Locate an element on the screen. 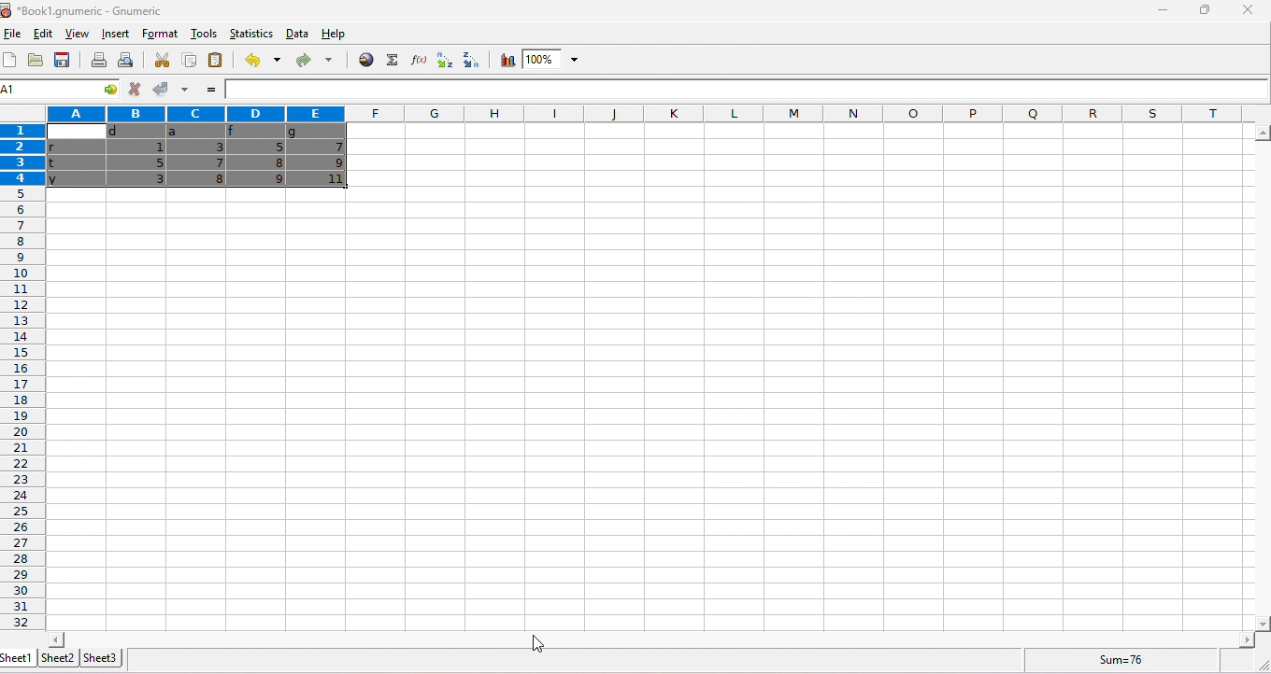  function wizard is located at coordinates (416, 60).